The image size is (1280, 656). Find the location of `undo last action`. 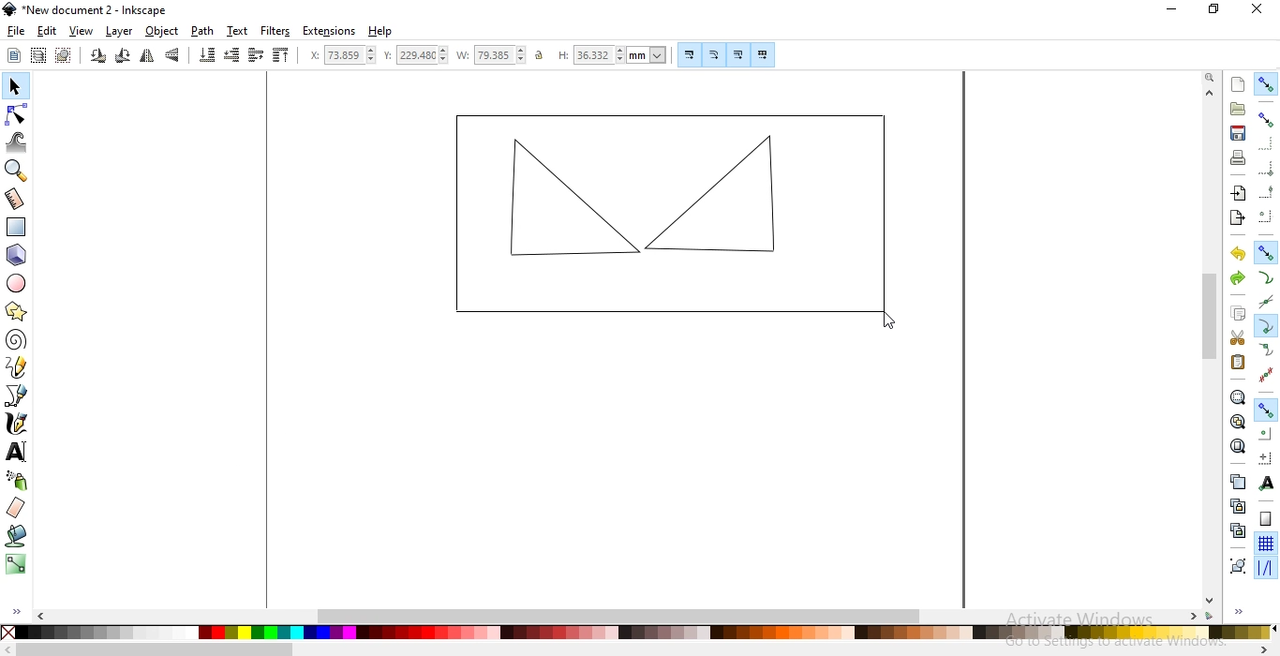

undo last action is located at coordinates (1240, 255).